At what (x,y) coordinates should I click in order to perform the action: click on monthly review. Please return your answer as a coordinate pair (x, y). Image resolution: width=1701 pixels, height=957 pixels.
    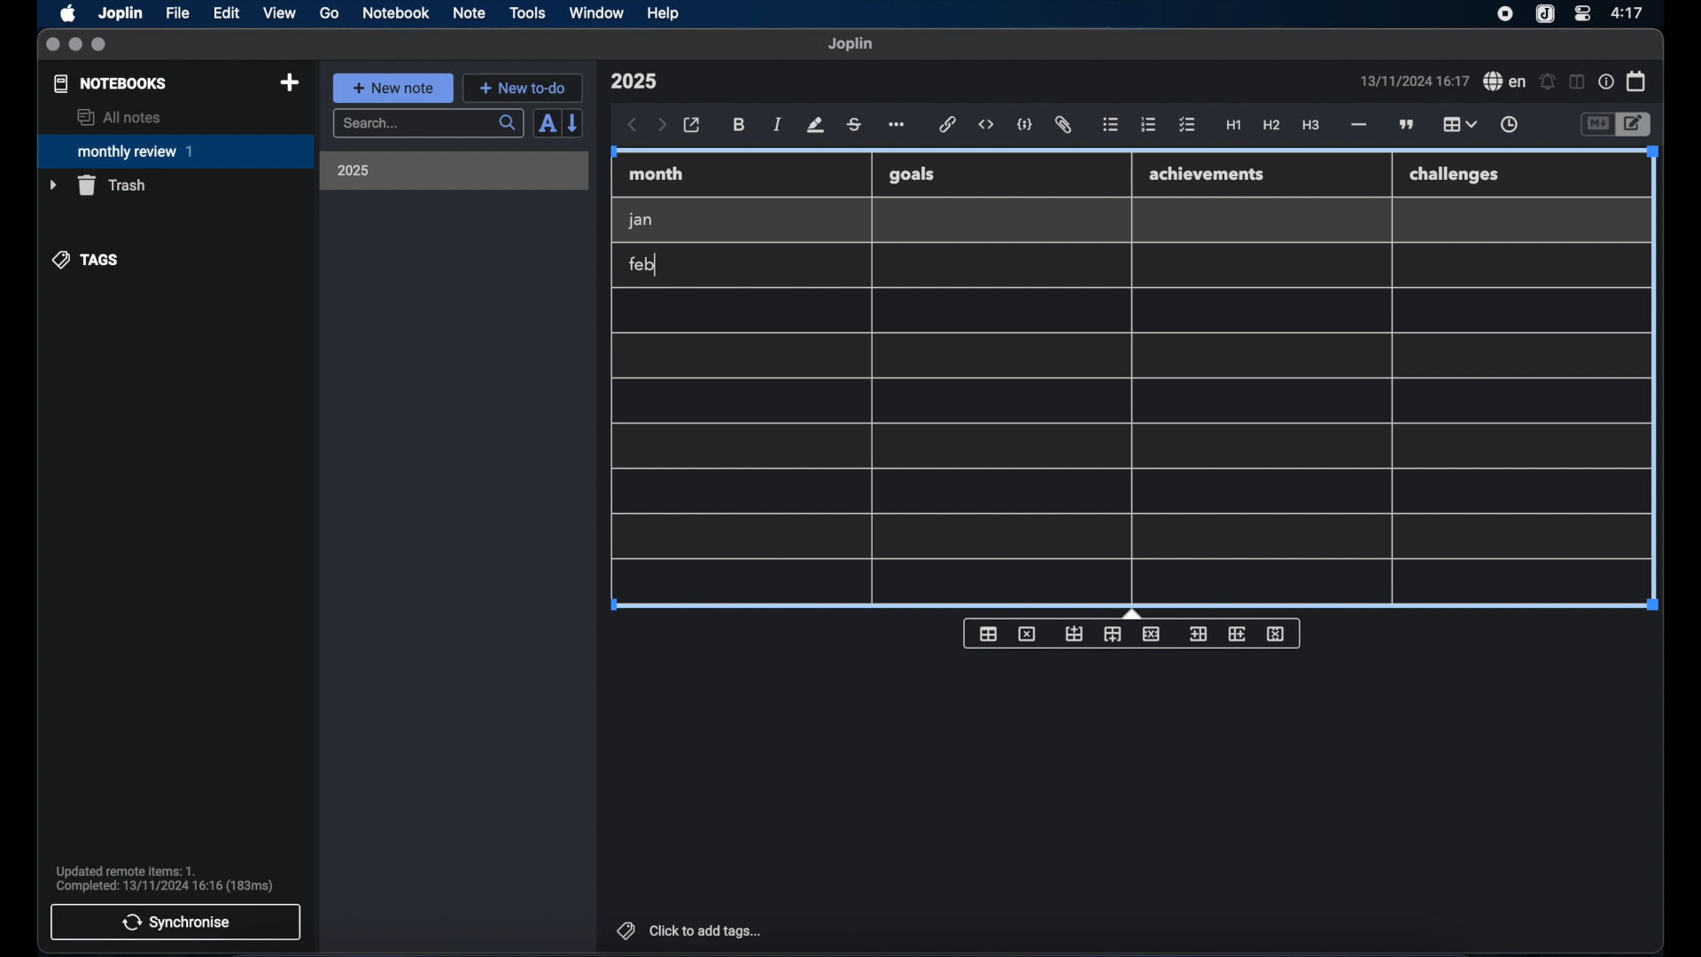
    Looking at the image, I should click on (175, 150).